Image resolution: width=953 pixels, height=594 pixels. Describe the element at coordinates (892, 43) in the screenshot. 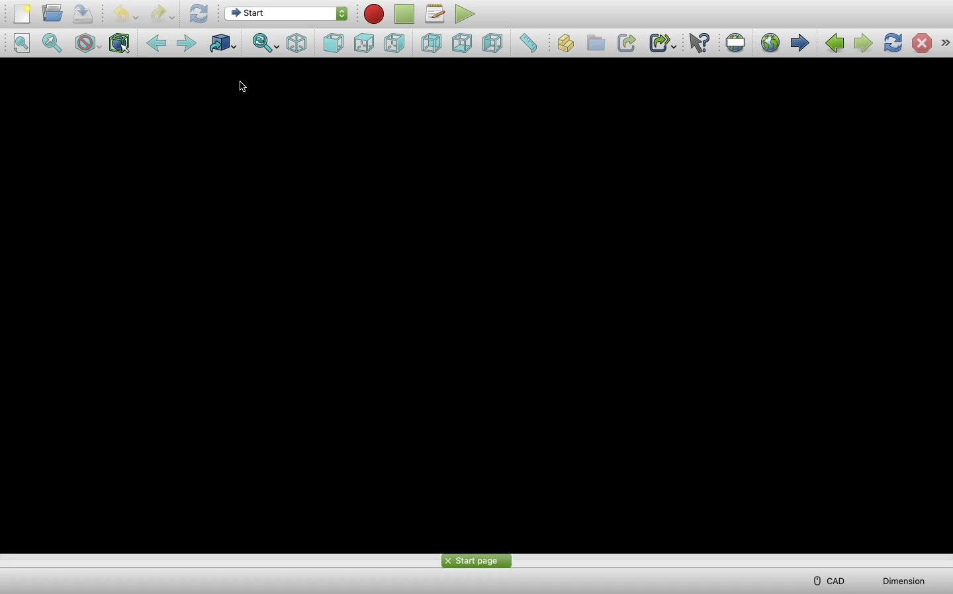

I see `Refresh` at that location.